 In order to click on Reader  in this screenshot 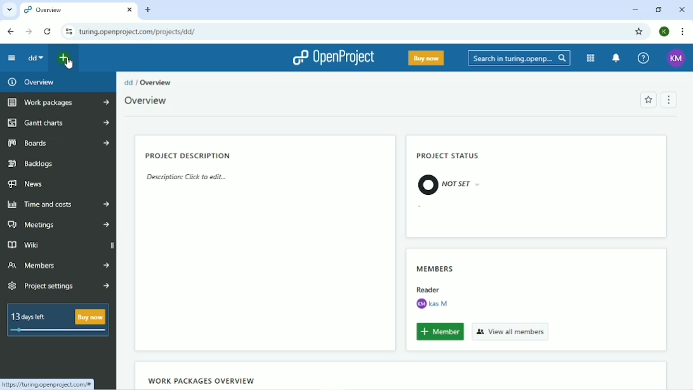, I will do `click(433, 288)`.